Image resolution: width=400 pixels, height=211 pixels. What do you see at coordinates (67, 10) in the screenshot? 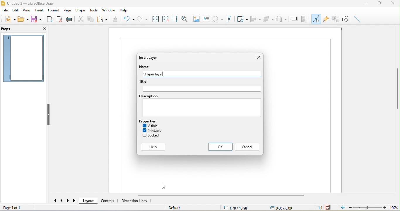
I see `page` at bounding box center [67, 10].